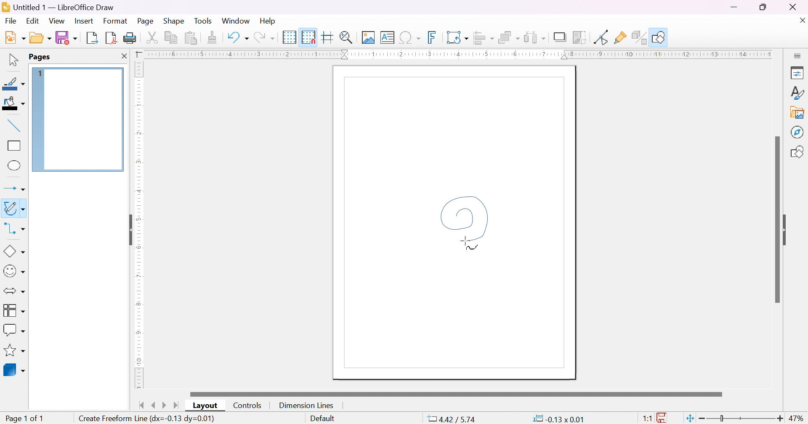 This screenshot has height=424, width=808. What do you see at coordinates (452, 419) in the screenshot?
I see `-7.49/4.29` at bounding box center [452, 419].